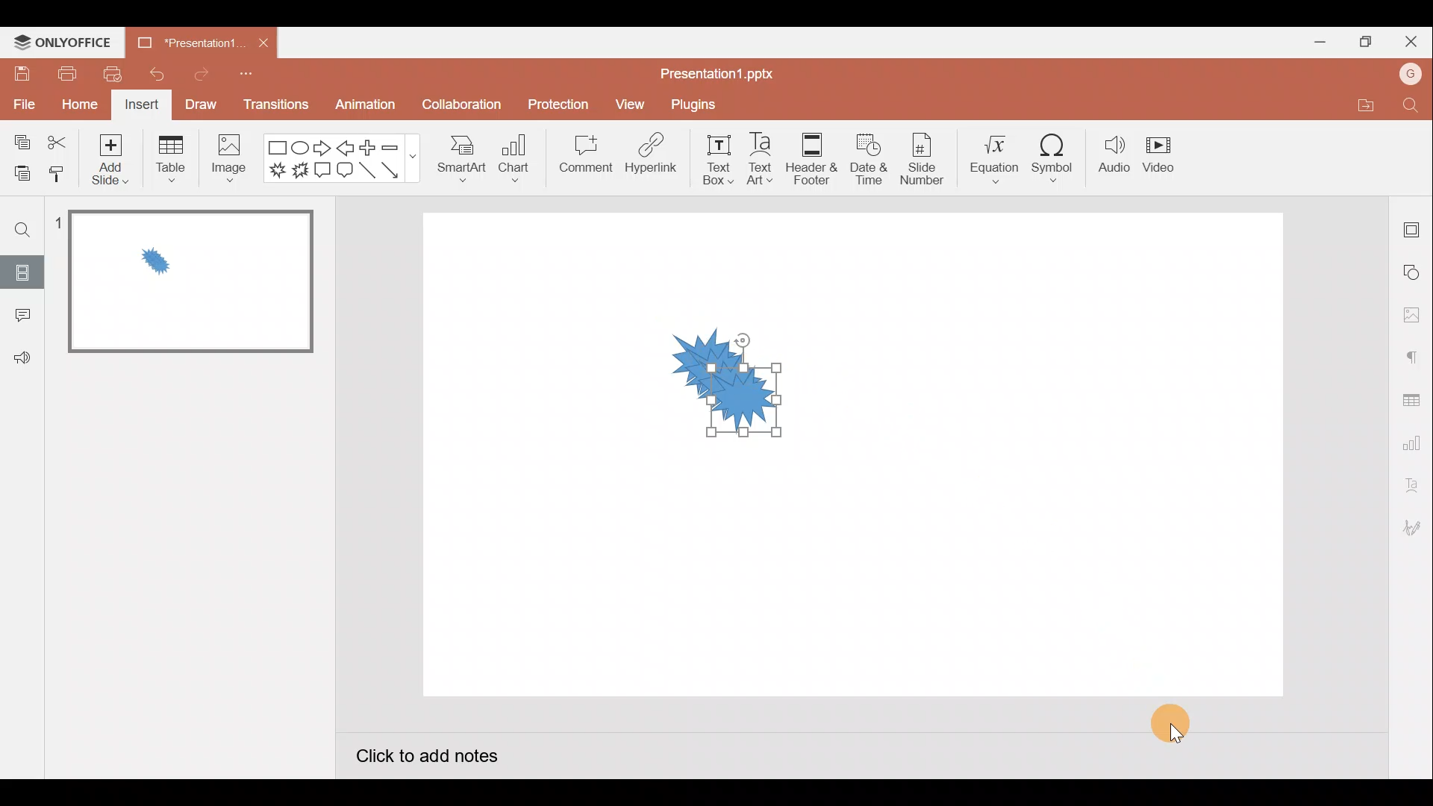 The image size is (1433, 806). I want to click on Symbol, so click(1058, 160).